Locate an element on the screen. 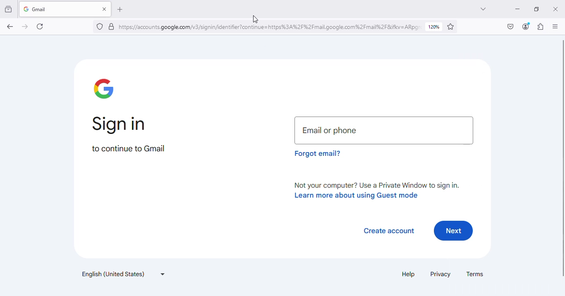  go forward one page is located at coordinates (25, 27).